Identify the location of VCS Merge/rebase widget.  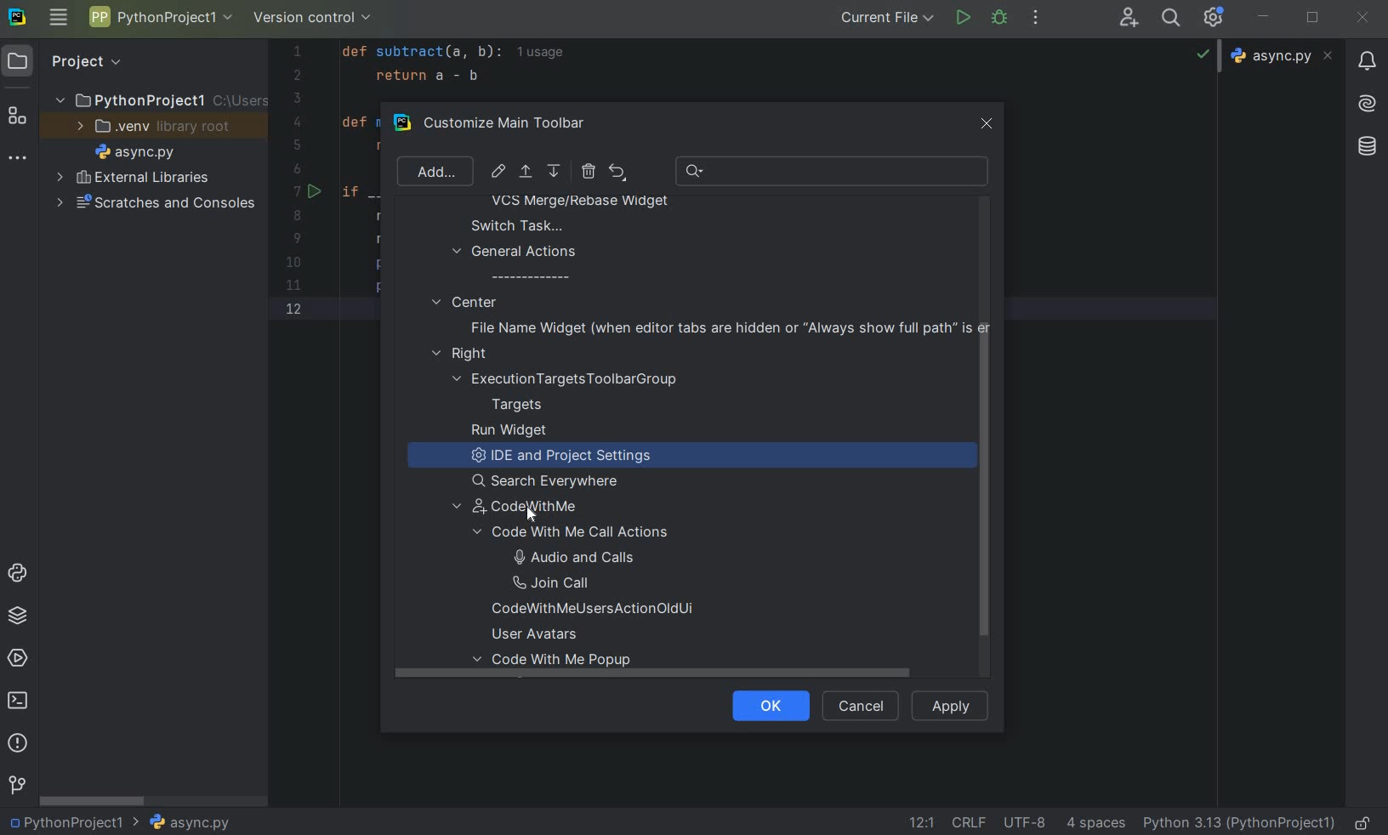
(580, 202).